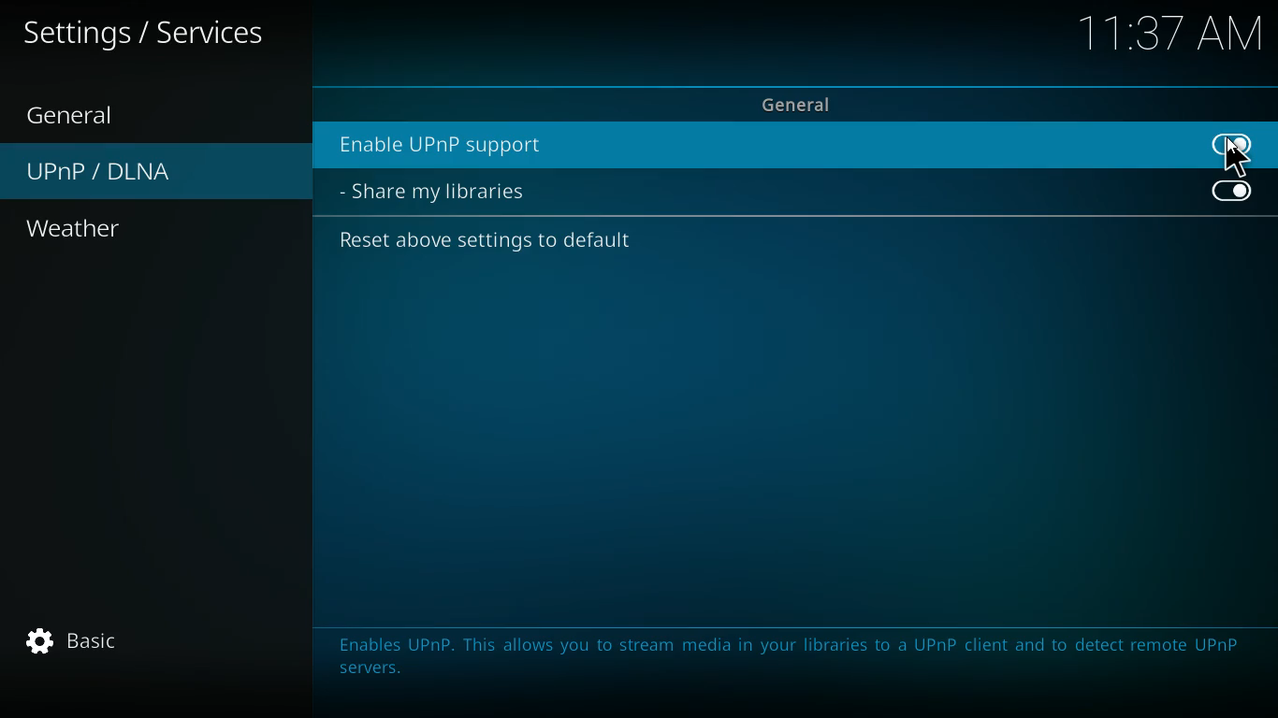  I want to click on on, so click(1241, 146).